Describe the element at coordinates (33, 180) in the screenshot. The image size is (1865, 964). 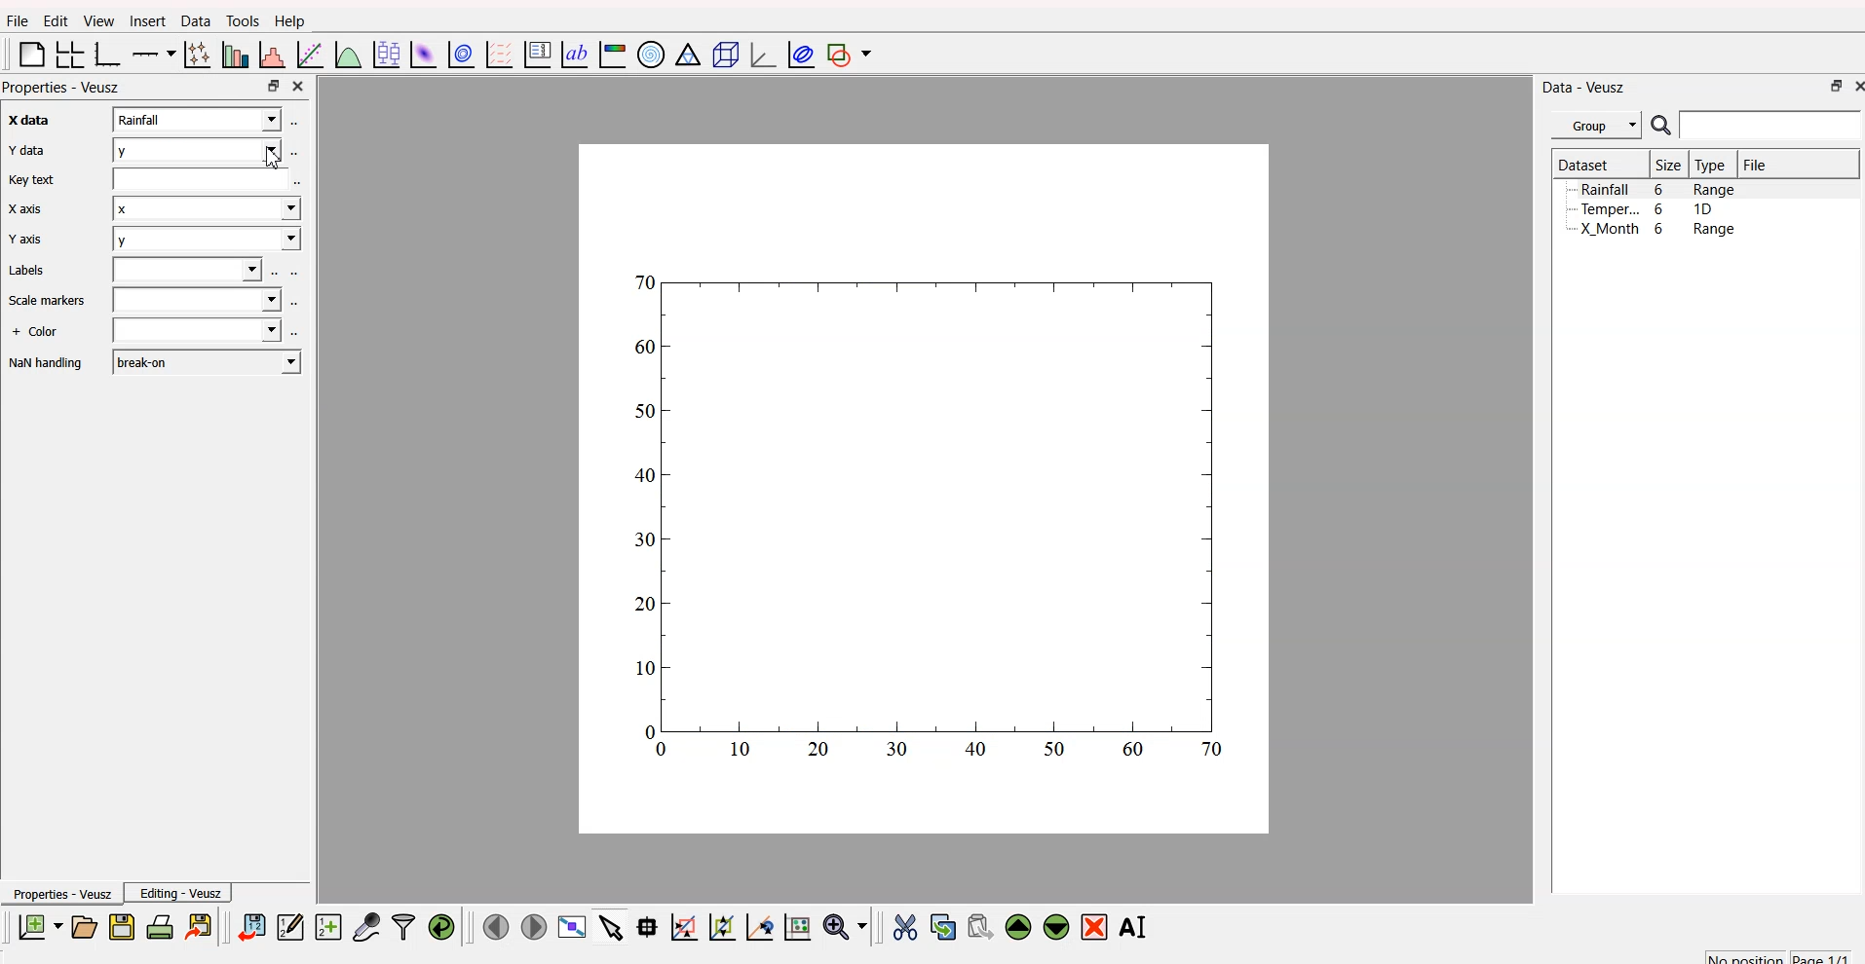
I see `Key text` at that location.